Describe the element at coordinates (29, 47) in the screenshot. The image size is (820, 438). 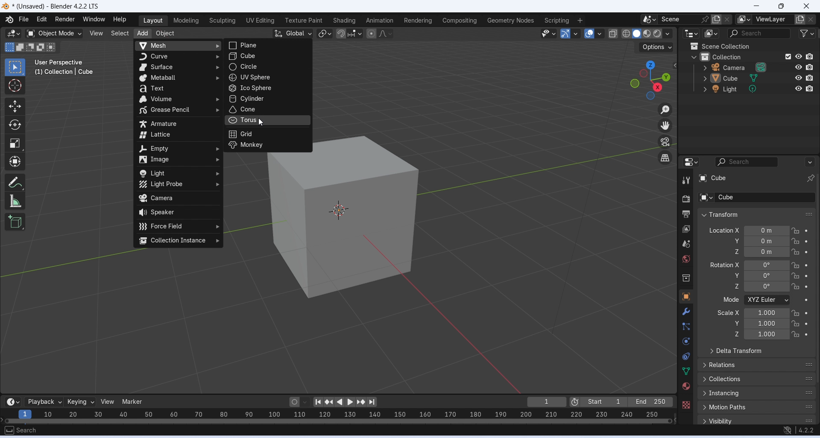
I see `Modes` at that location.